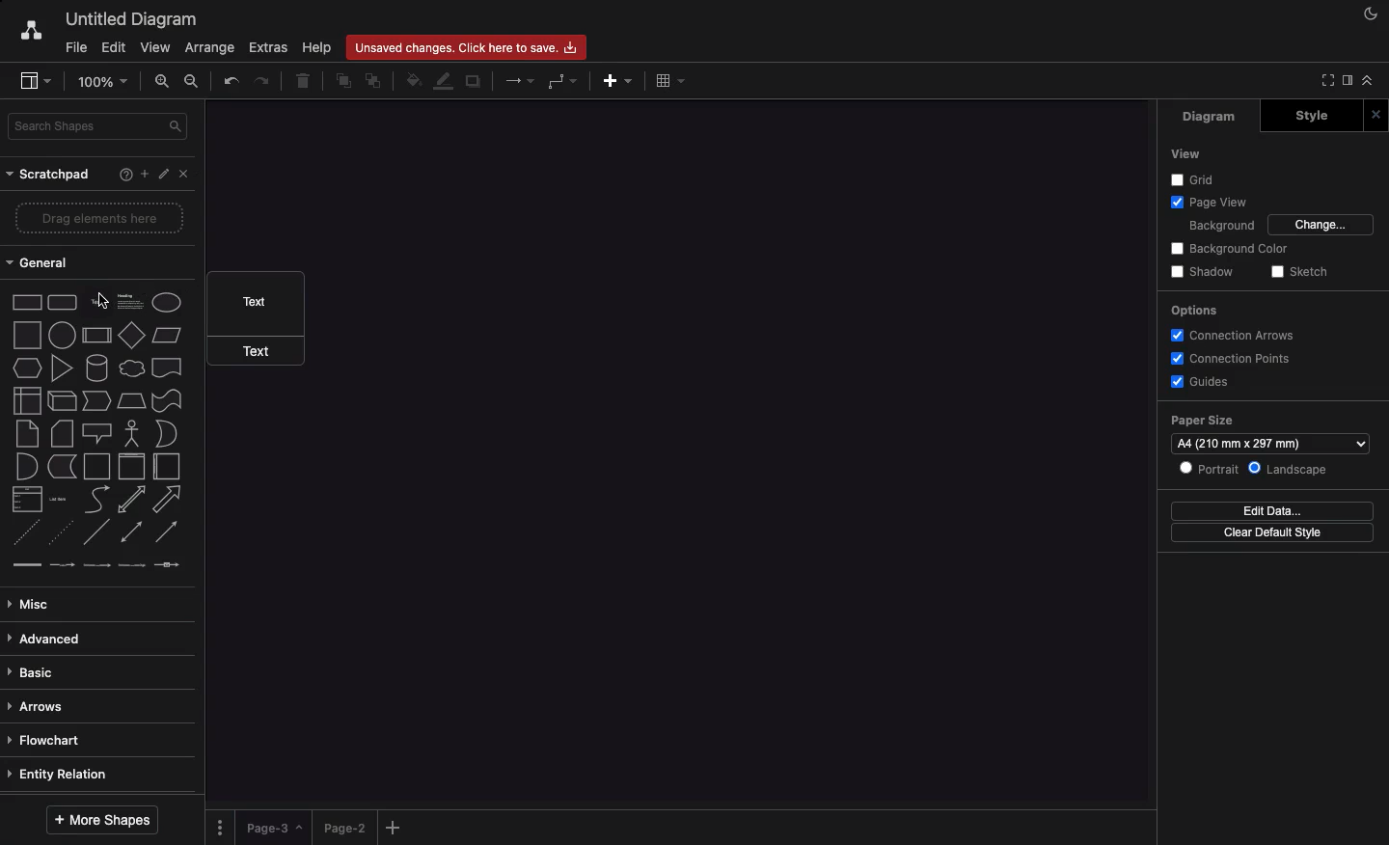 The height and width of the screenshot is (845, 1389). Describe the element at coordinates (1378, 114) in the screenshot. I see `Close` at that location.